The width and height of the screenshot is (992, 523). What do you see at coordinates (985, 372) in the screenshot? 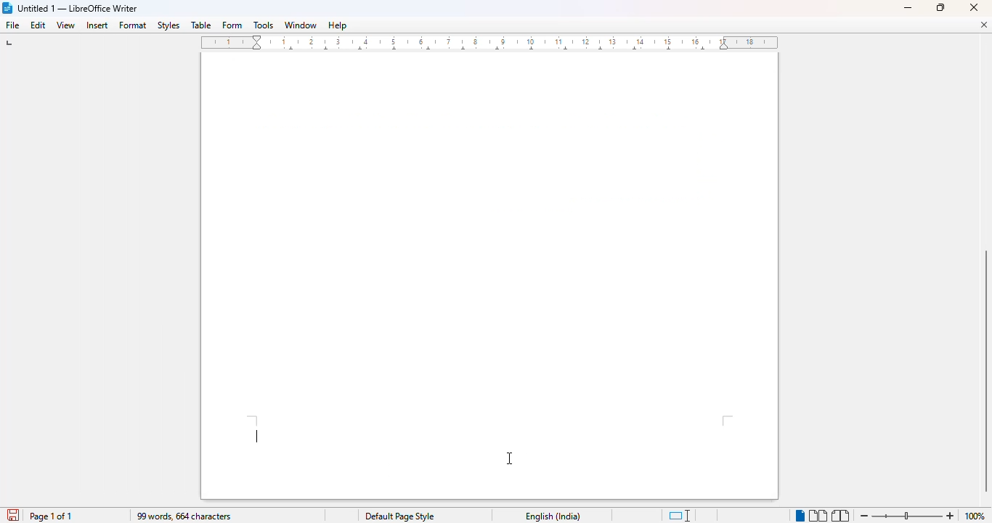
I see `vertical scroll bar` at bounding box center [985, 372].